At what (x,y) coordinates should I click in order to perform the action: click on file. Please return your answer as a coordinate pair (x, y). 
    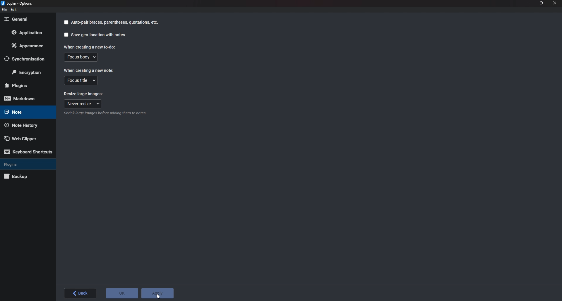
    Looking at the image, I should click on (4, 10).